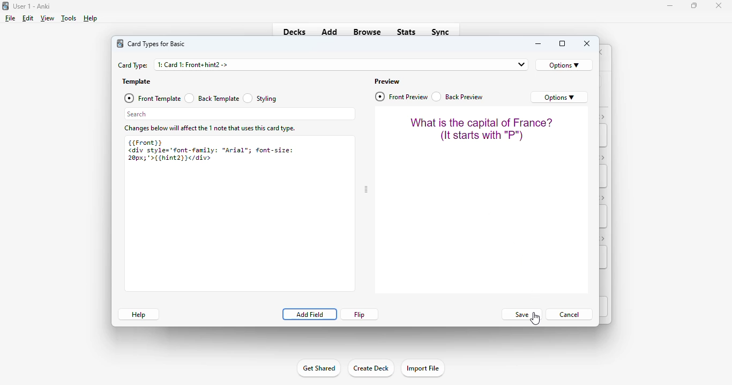  I want to click on hint2 code and format settings, so click(211, 154).